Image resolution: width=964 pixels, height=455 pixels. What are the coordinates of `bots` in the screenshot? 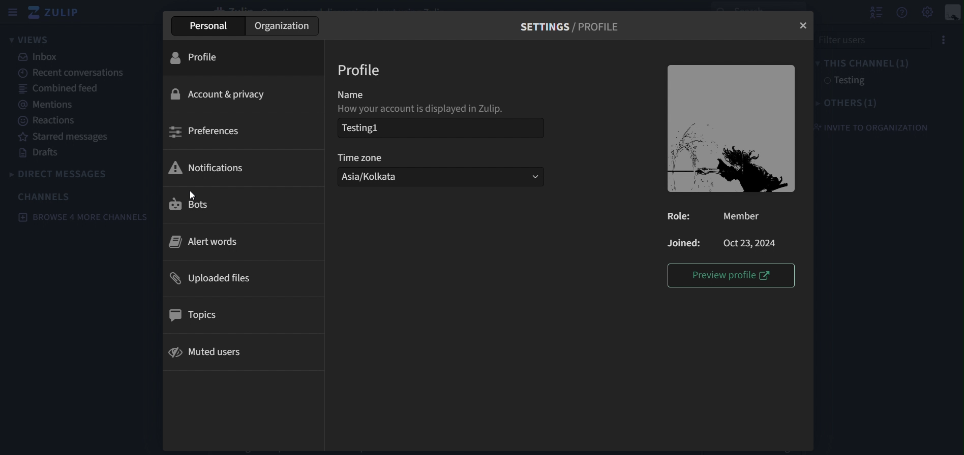 It's located at (196, 205).